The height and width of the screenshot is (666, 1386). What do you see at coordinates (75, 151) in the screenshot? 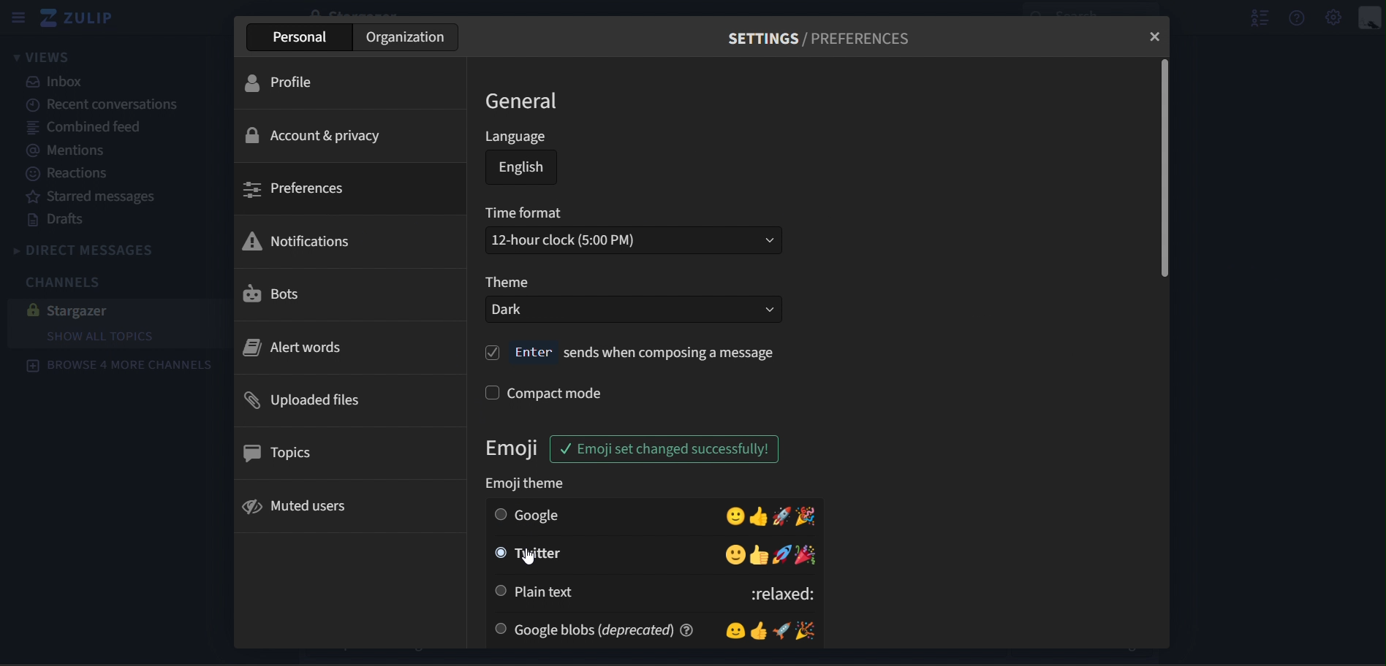
I see `mentions` at bounding box center [75, 151].